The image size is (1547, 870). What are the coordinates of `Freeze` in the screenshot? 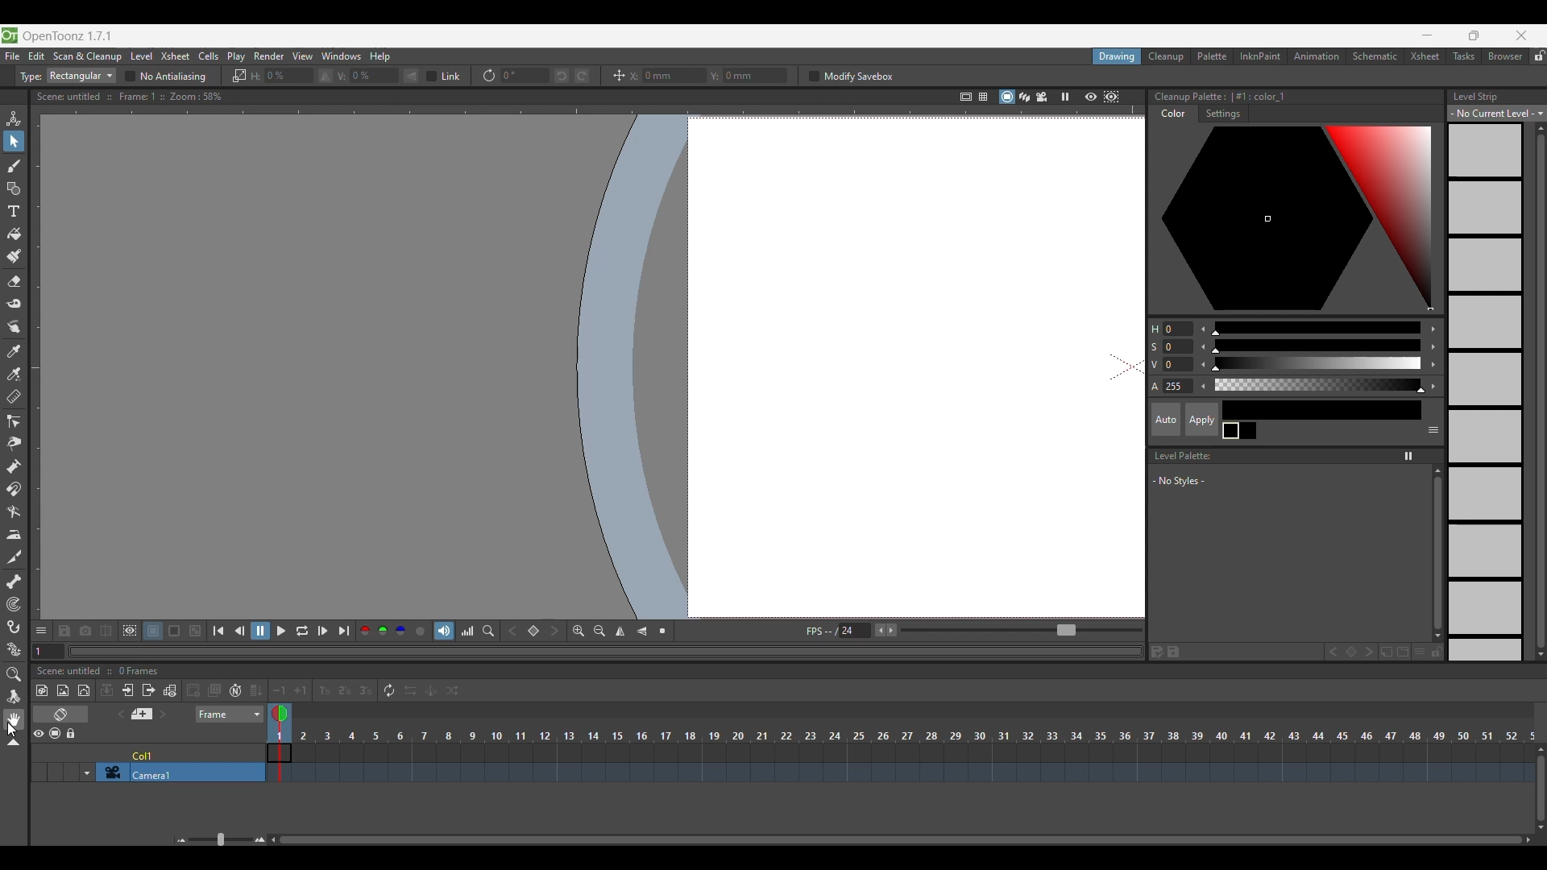 It's located at (1409, 456).